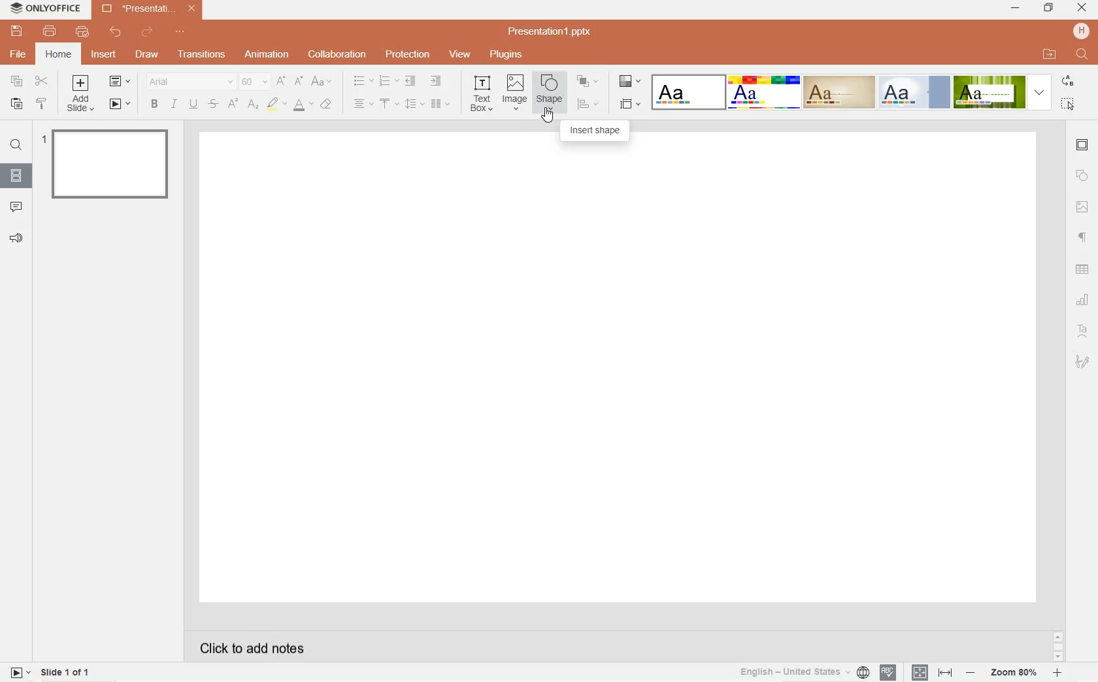 This screenshot has height=682, width=1098. What do you see at coordinates (1046, 8) in the screenshot?
I see `RESTORE` at bounding box center [1046, 8].